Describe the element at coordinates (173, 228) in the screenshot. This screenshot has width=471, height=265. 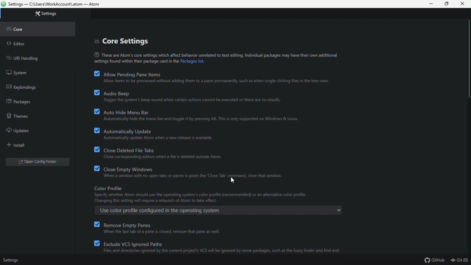
I see `remove empty panes` at that location.